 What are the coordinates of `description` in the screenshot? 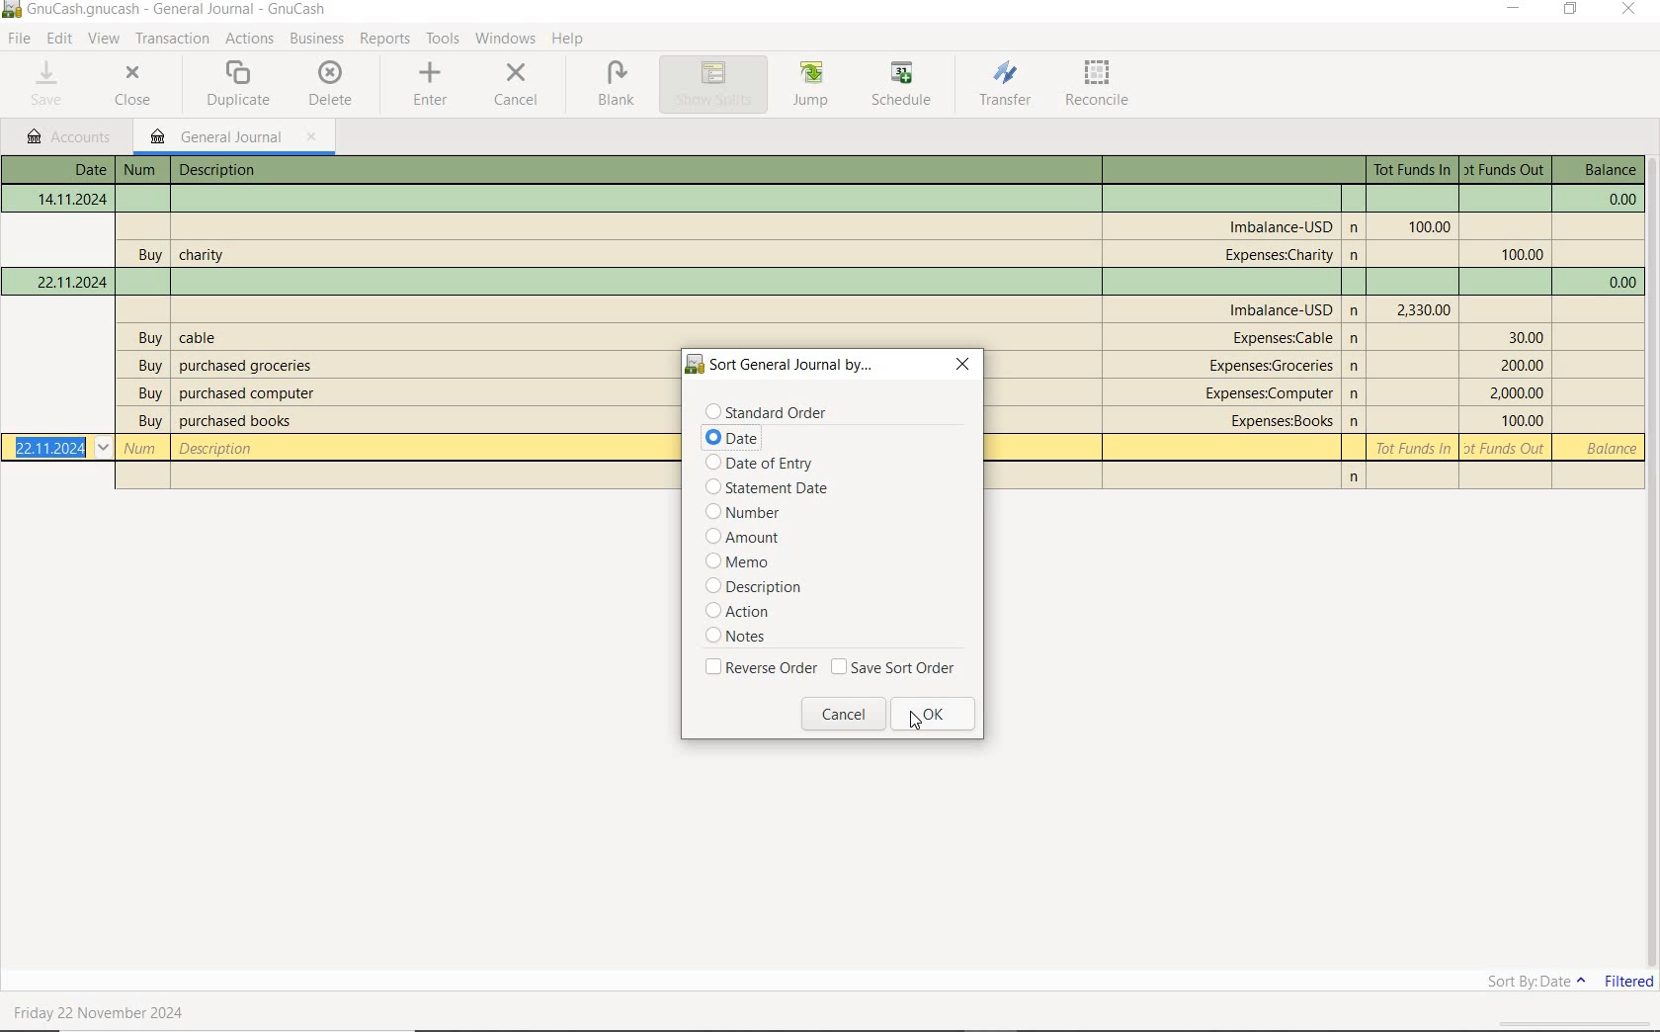 It's located at (764, 587).